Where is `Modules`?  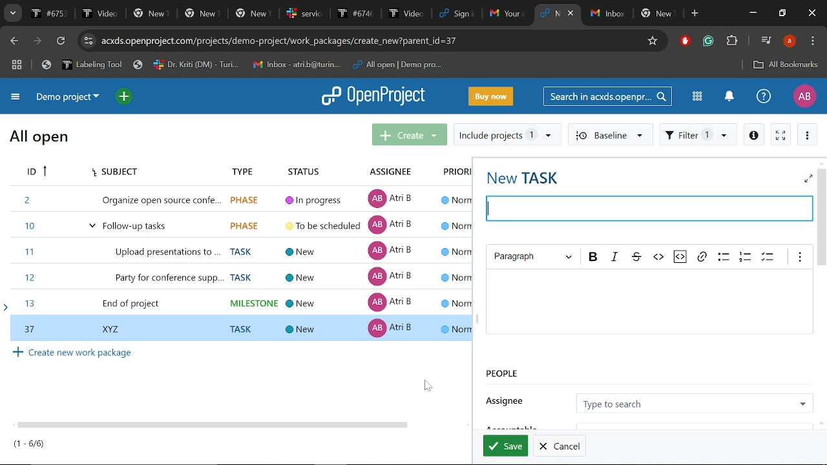
Modules is located at coordinates (697, 96).